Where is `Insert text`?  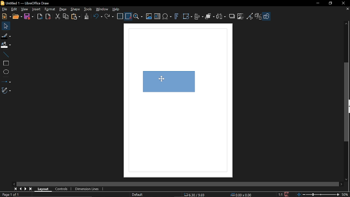
Insert text is located at coordinates (157, 17).